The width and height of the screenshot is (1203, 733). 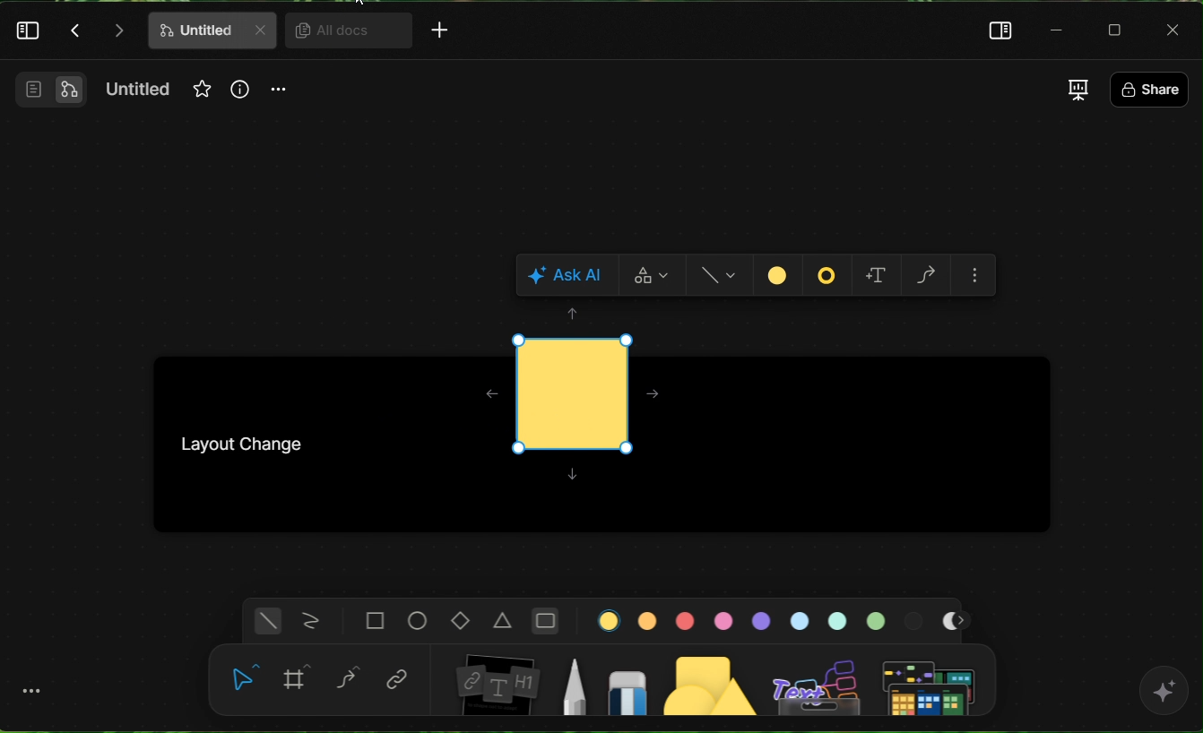 I want to click on input element, so click(x=934, y=681).